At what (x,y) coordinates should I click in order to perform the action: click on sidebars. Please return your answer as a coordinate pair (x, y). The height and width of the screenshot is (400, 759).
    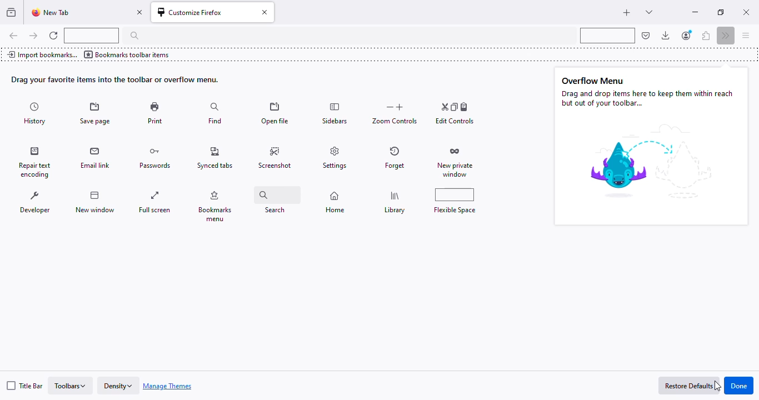
    Looking at the image, I should click on (334, 114).